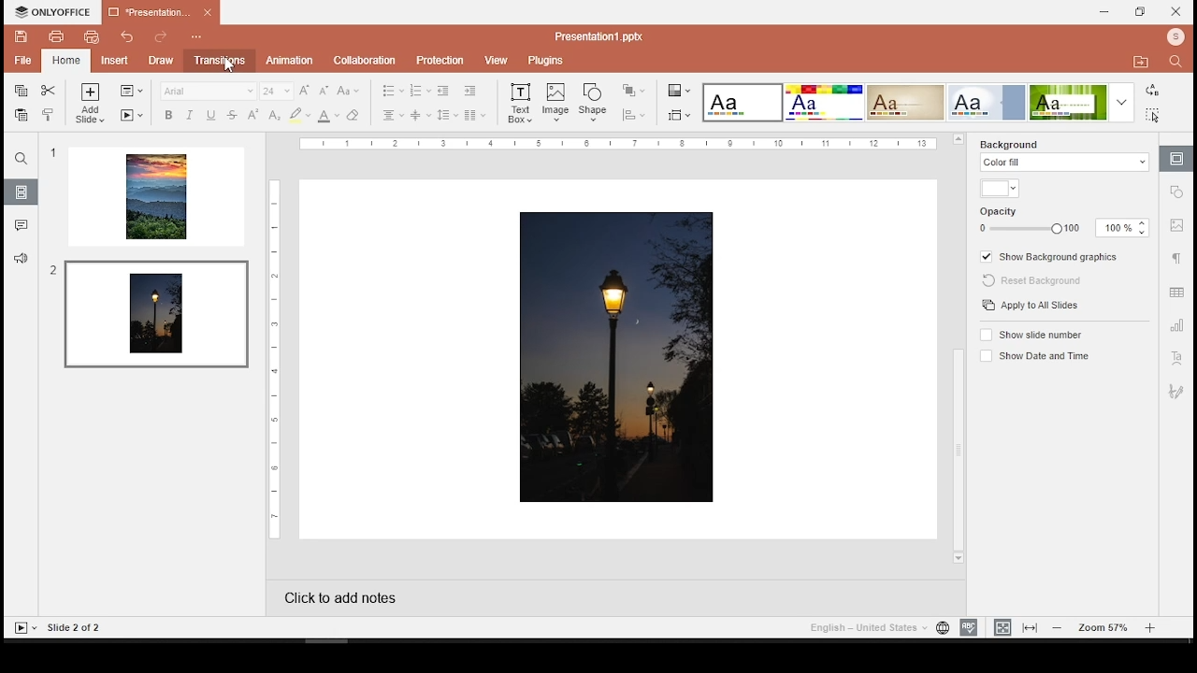  I want to click on fit to width, so click(1031, 628).